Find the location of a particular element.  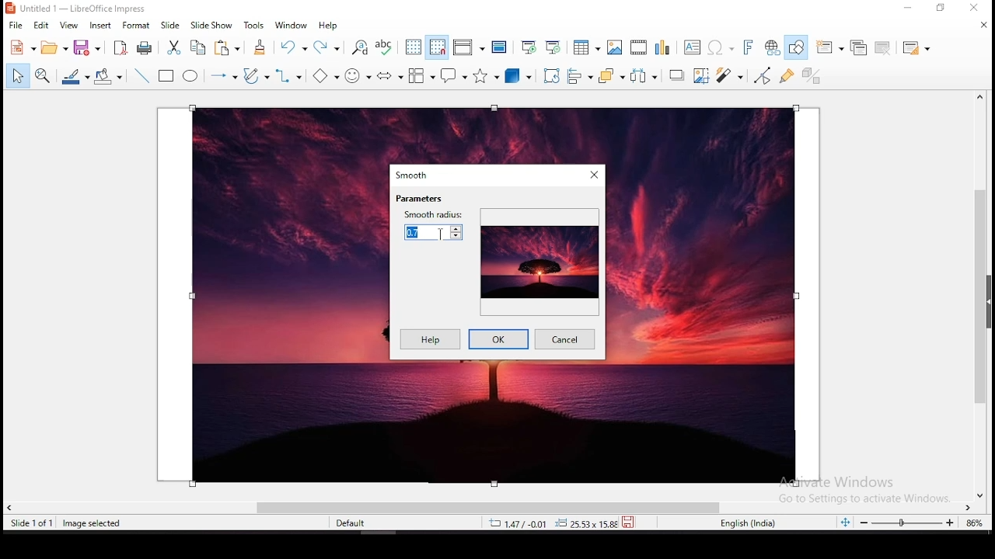

curves and polygons is located at coordinates (257, 76).